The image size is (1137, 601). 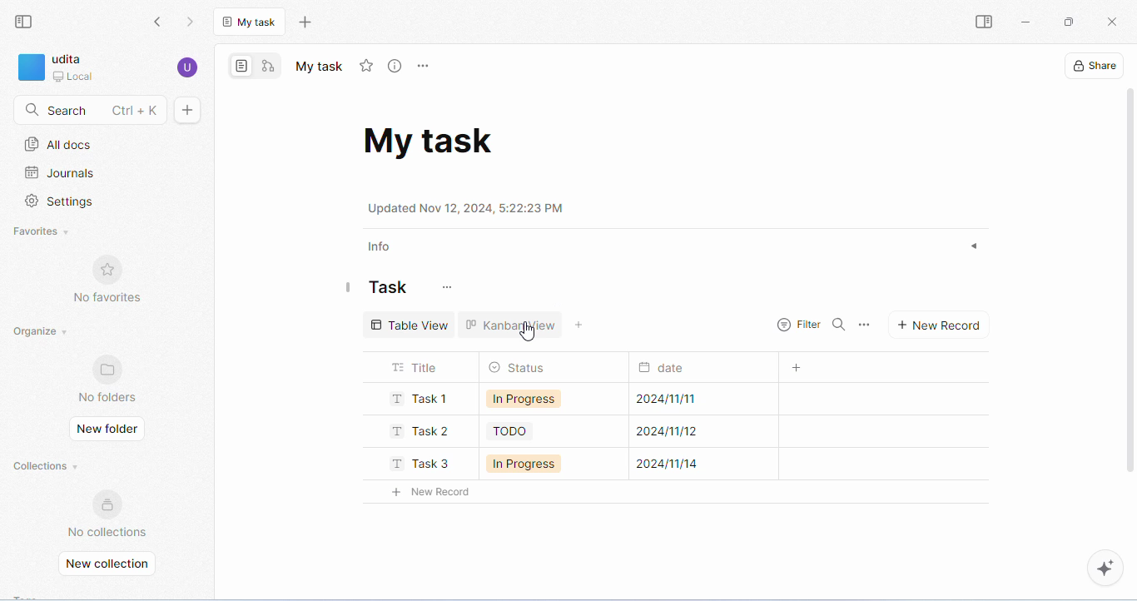 I want to click on no favorites, so click(x=109, y=281).